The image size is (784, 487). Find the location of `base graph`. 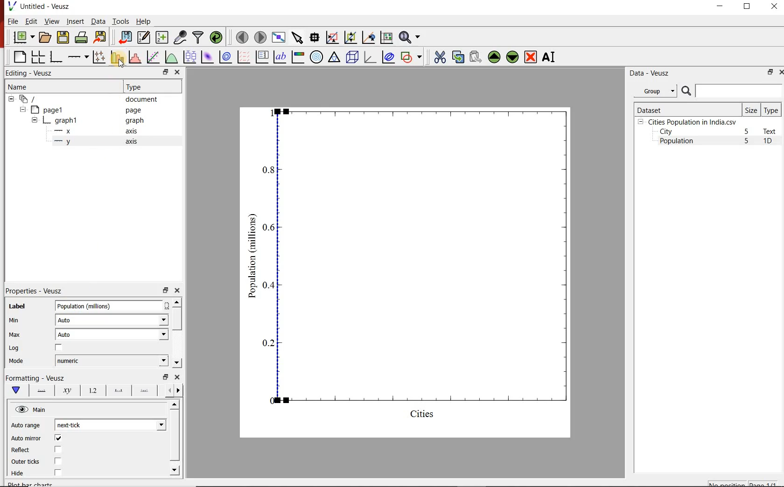

base graph is located at coordinates (55, 57).